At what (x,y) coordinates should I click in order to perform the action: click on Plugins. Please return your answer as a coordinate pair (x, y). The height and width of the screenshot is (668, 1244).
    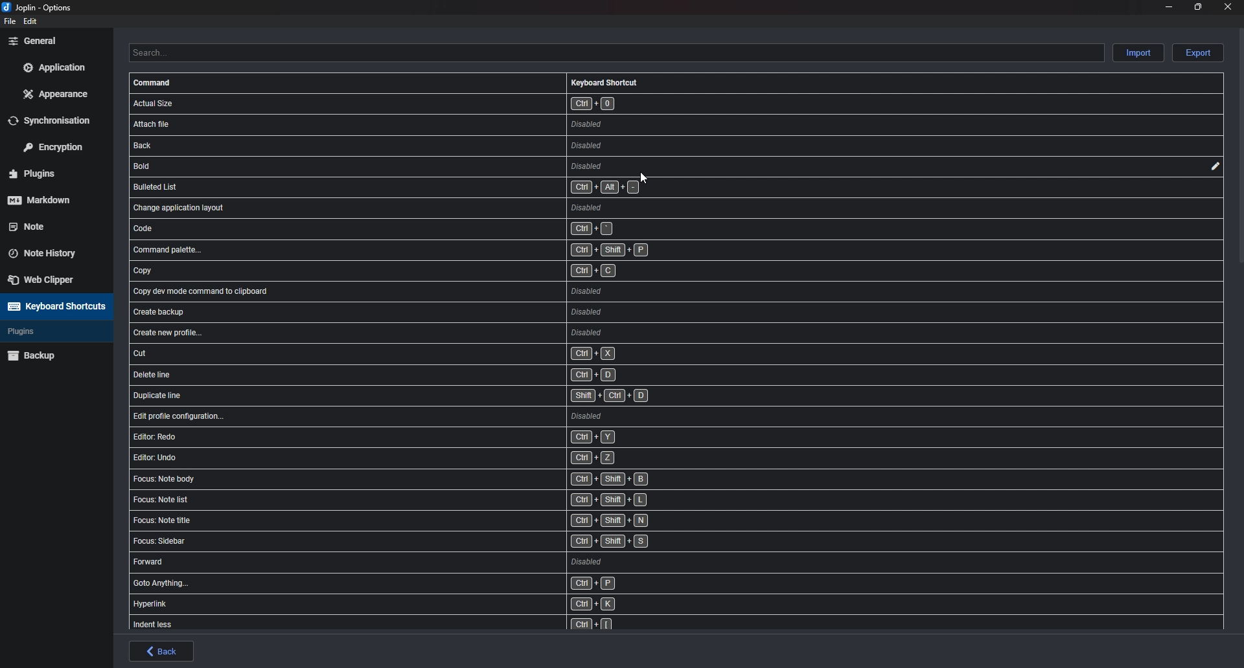
    Looking at the image, I should click on (50, 174).